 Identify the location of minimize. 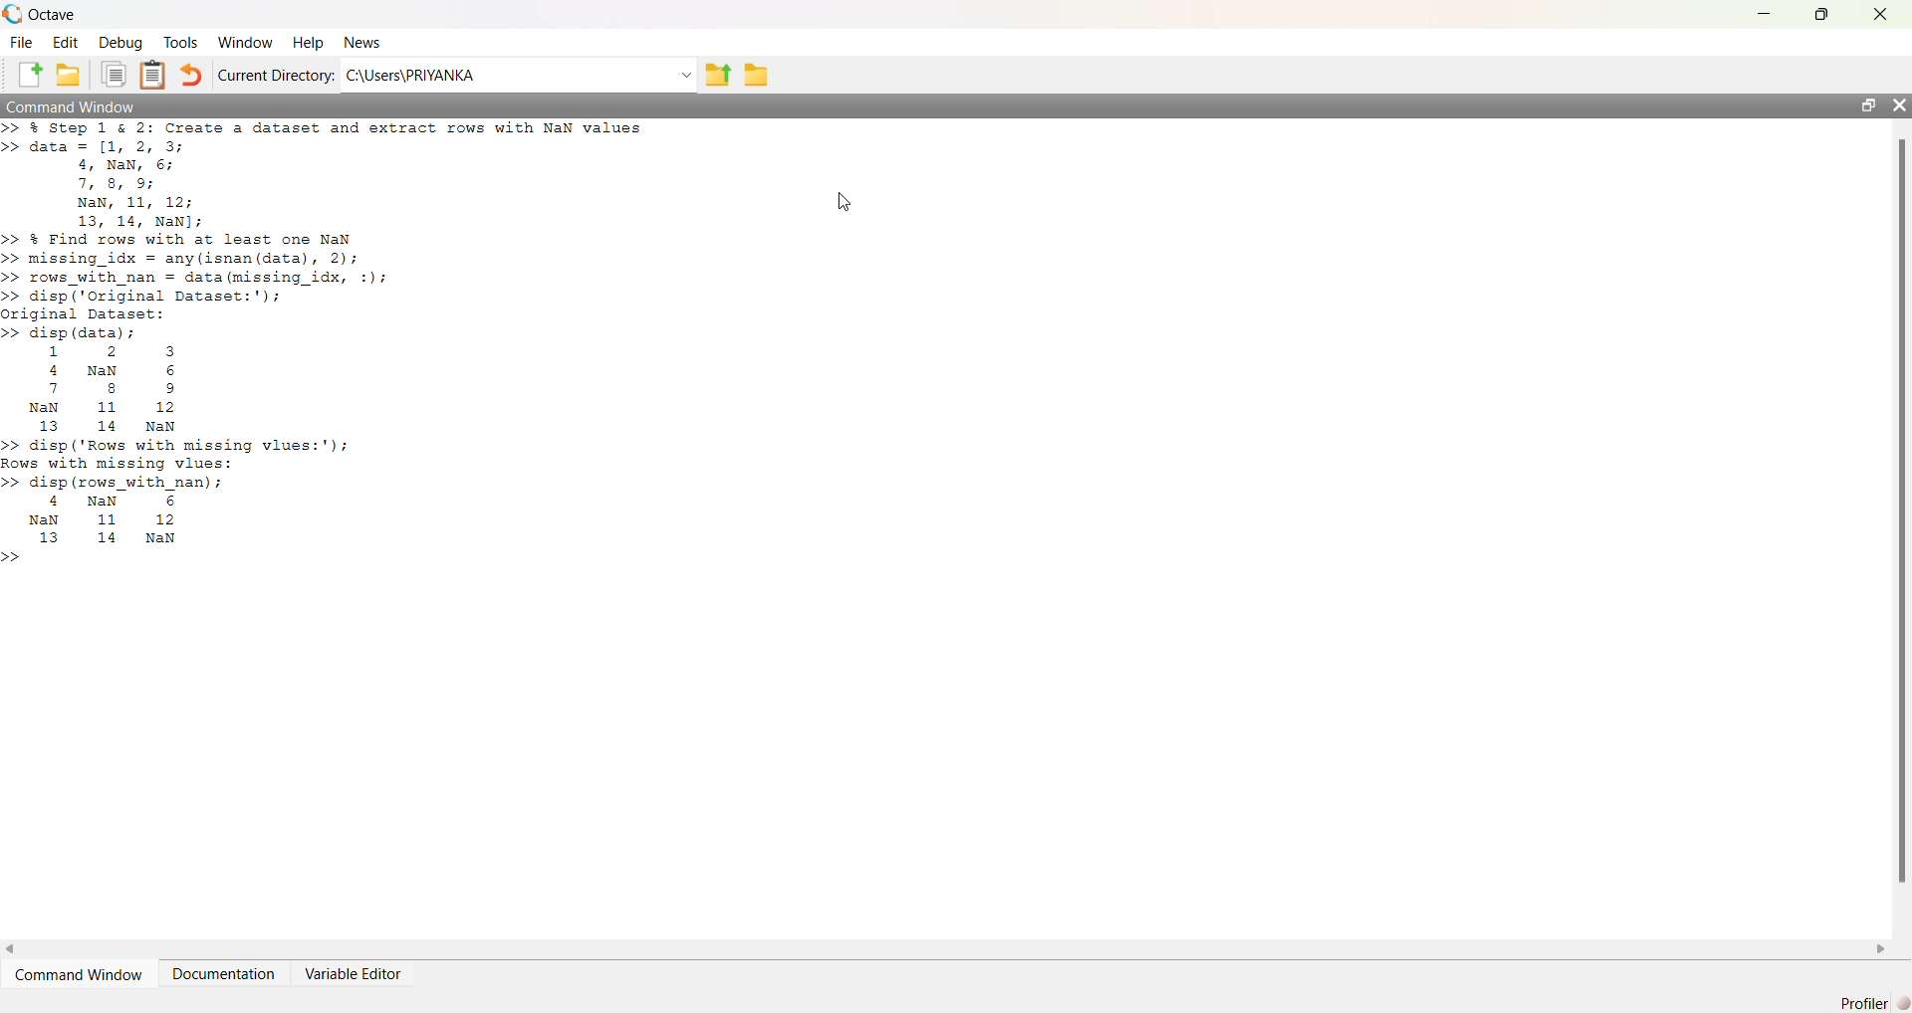
(1765, 14).